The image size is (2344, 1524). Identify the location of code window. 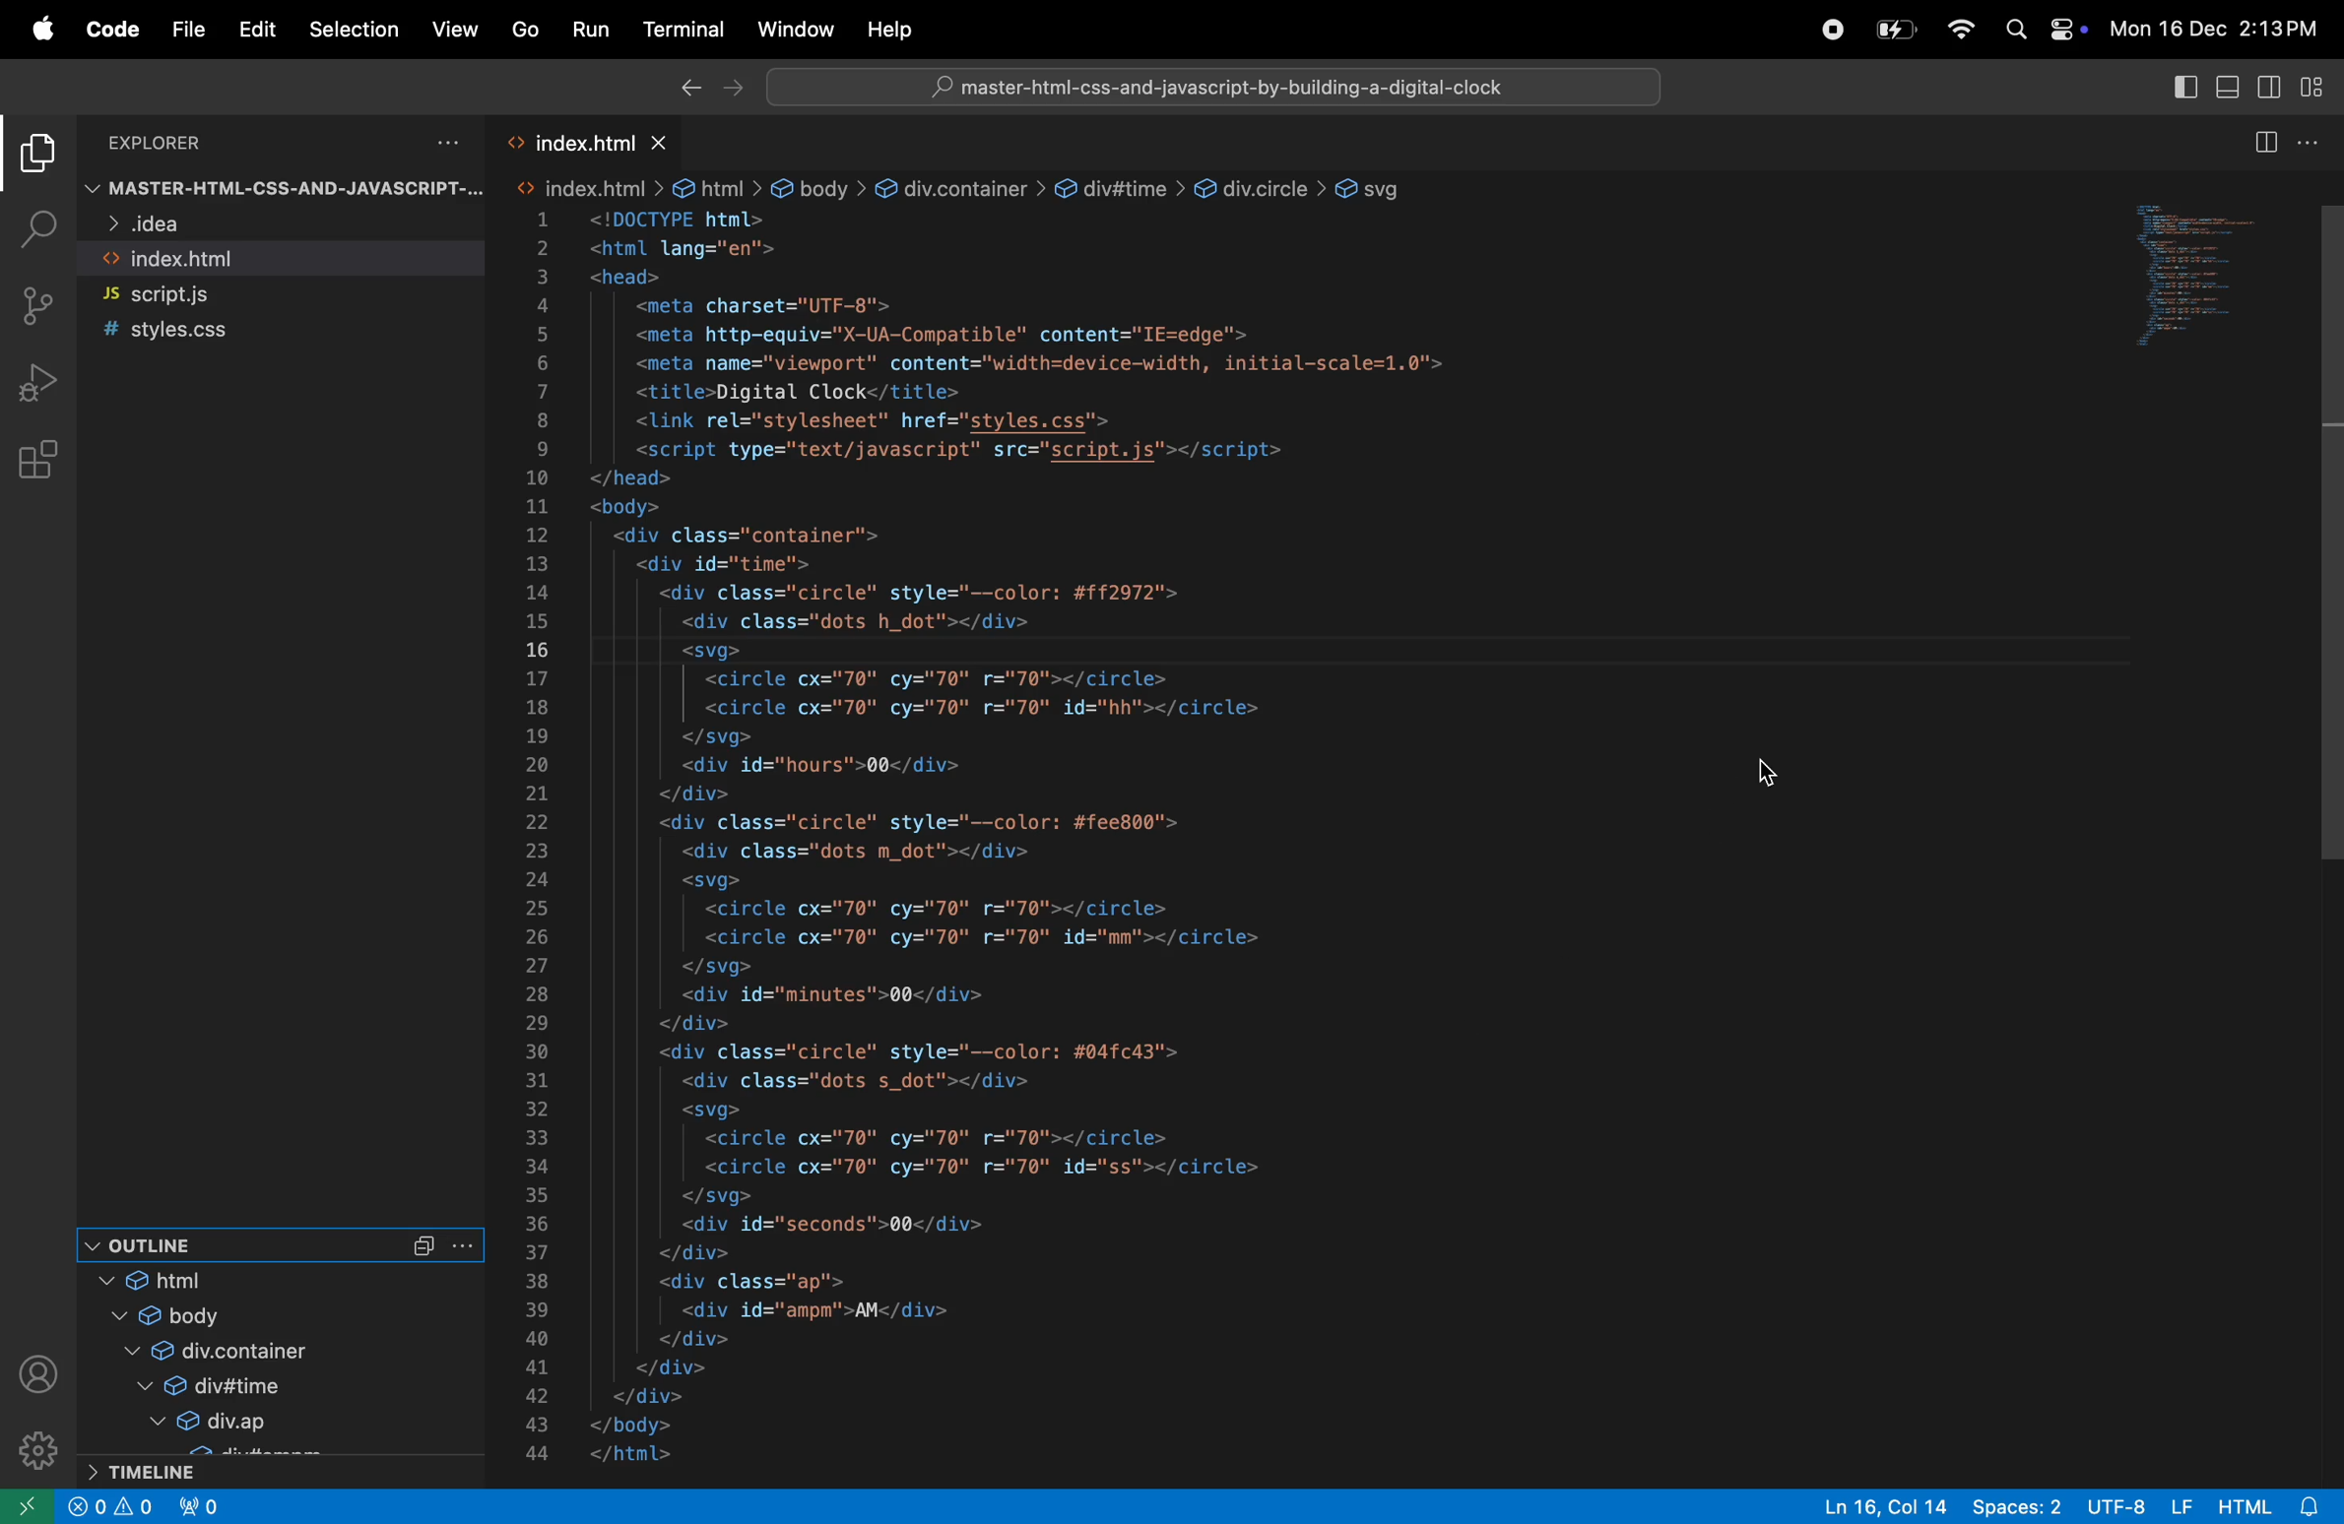
(2196, 274).